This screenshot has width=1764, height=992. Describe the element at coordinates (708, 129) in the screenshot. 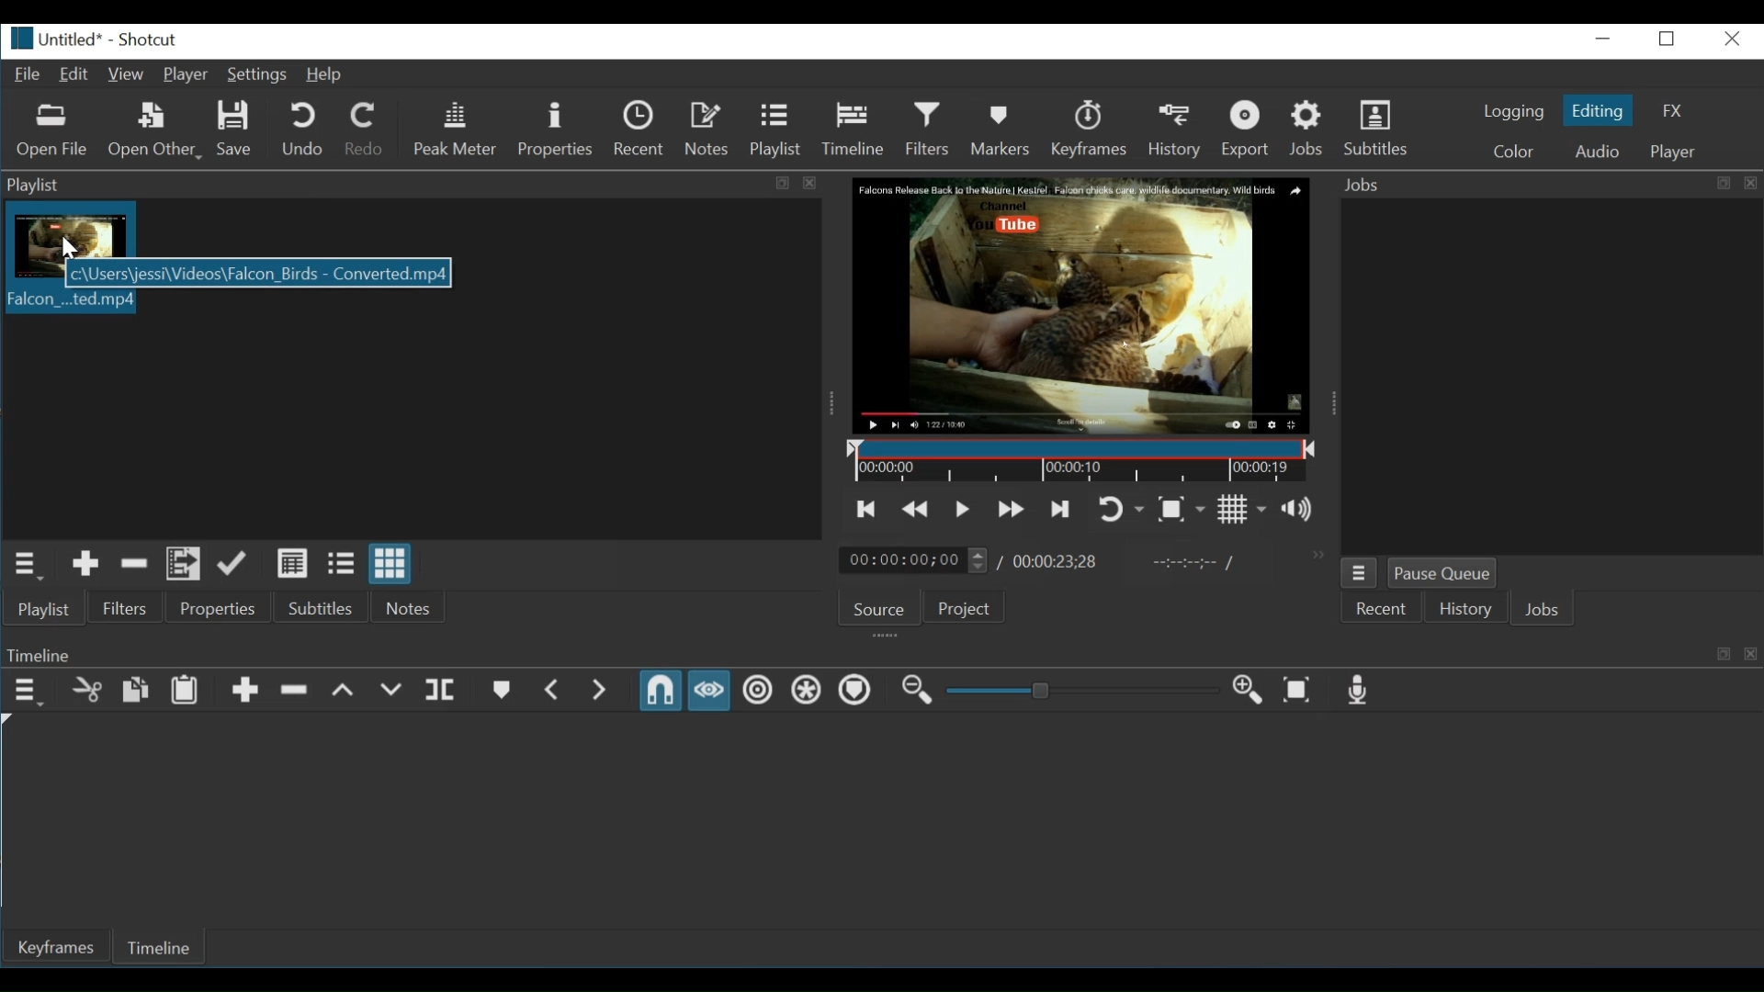

I see `Notes` at that location.